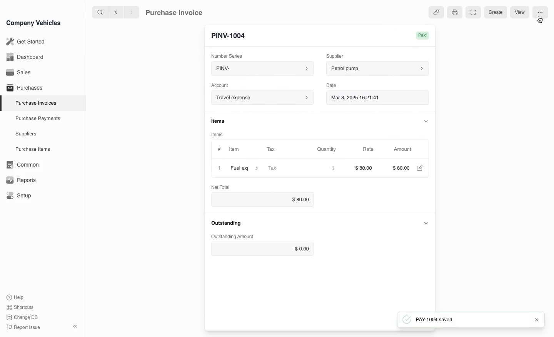 The height and width of the screenshot is (337, 554). What do you see at coordinates (23, 317) in the screenshot?
I see `change DB` at bounding box center [23, 317].